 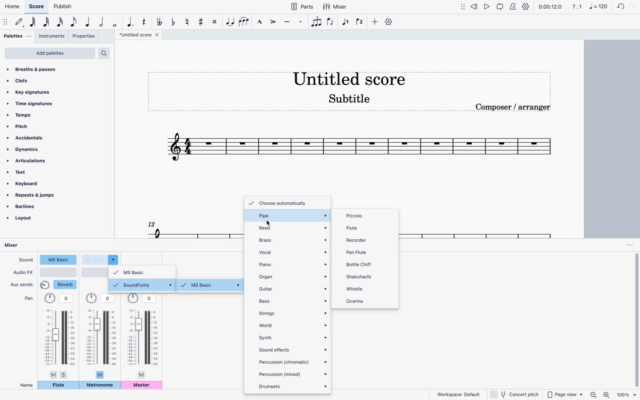 What do you see at coordinates (50, 53) in the screenshot?
I see `add palettes` at bounding box center [50, 53].